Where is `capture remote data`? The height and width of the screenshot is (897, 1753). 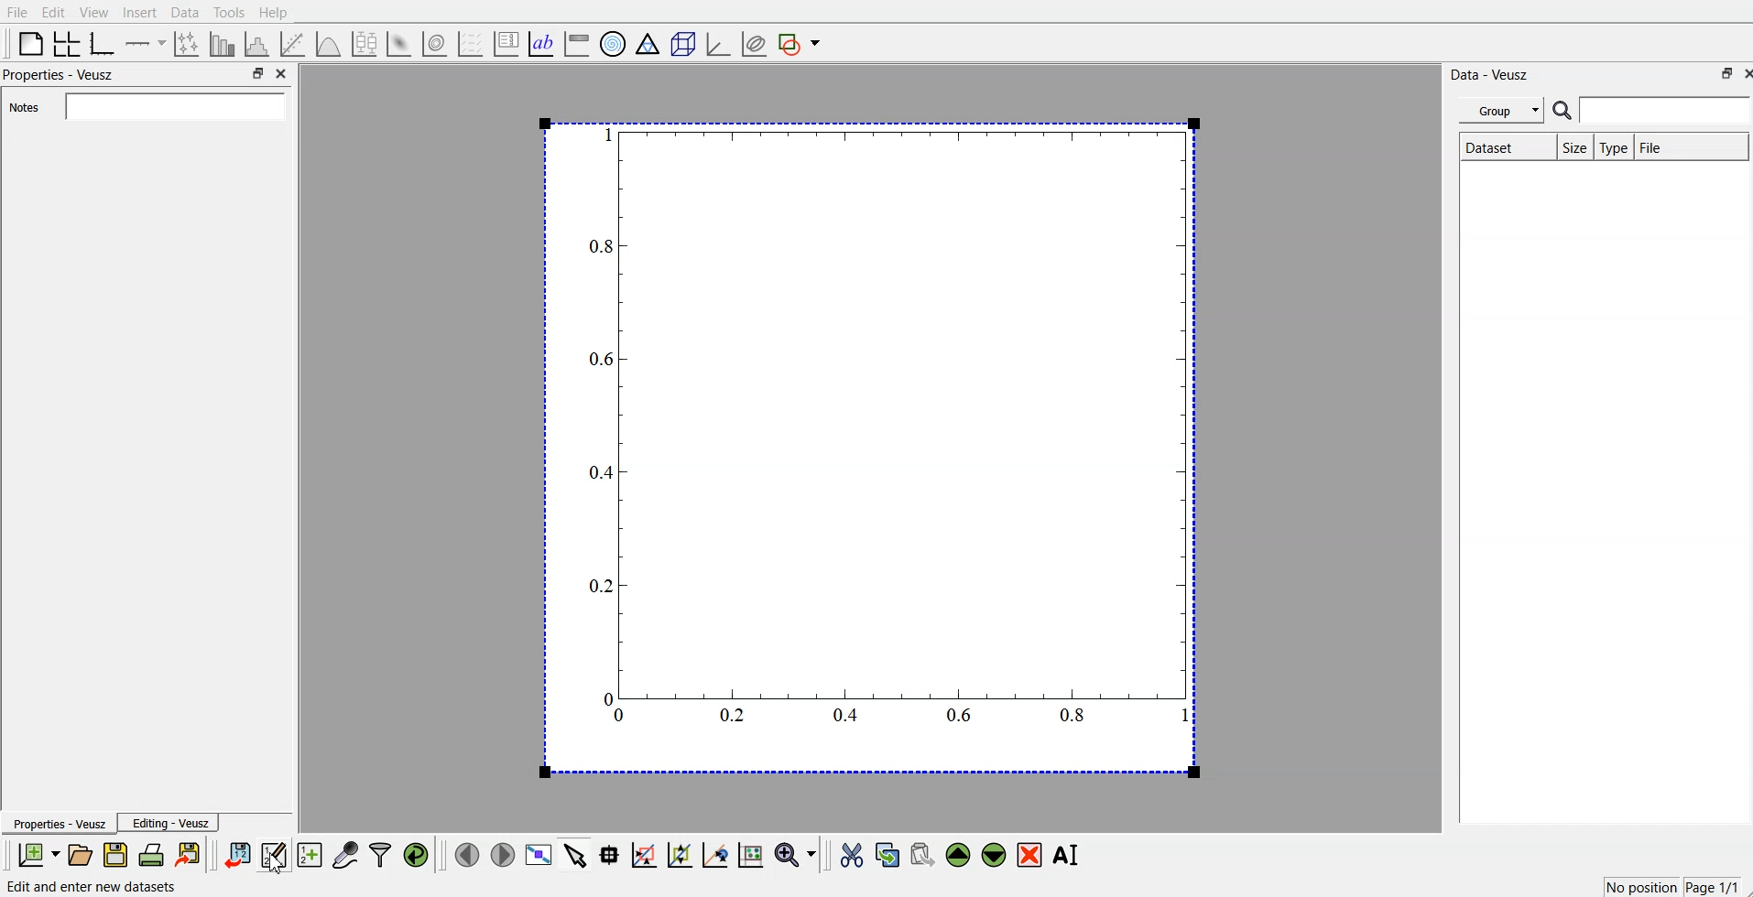
capture remote data is located at coordinates (344, 856).